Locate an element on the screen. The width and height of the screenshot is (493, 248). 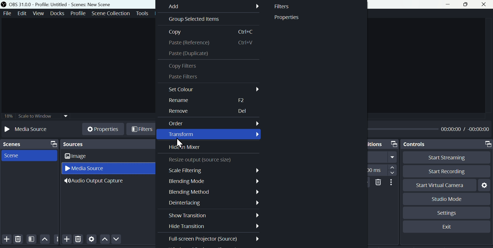
Scale two window is located at coordinates (35, 116).